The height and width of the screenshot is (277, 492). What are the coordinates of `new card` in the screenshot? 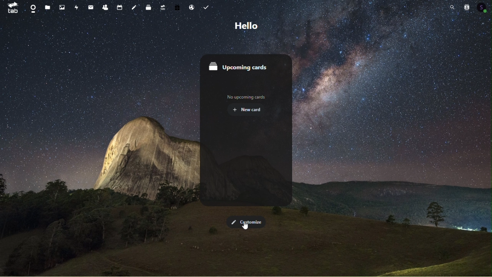 It's located at (250, 110).